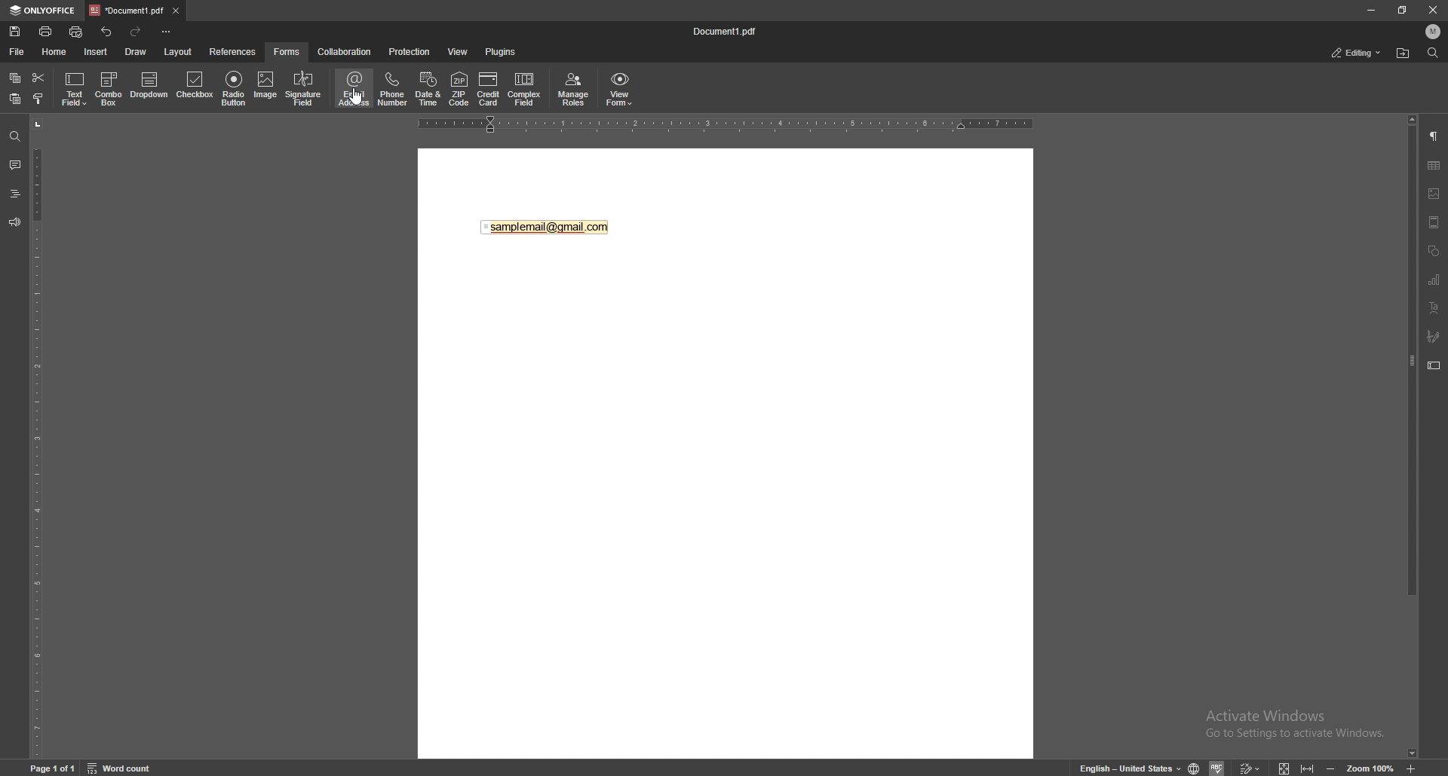 The height and width of the screenshot is (776, 1448). What do you see at coordinates (500, 52) in the screenshot?
I see `plugins` at bounding box center [500, 52].